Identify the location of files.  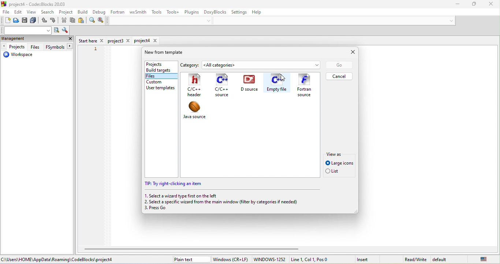
(158, 76).